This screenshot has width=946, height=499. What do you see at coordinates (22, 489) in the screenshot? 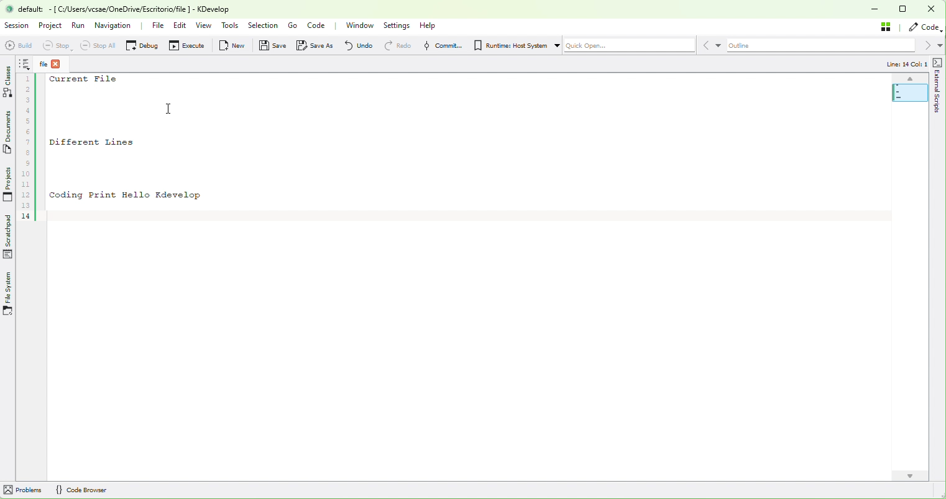
I see `problem` at bounding box center [22, 489].